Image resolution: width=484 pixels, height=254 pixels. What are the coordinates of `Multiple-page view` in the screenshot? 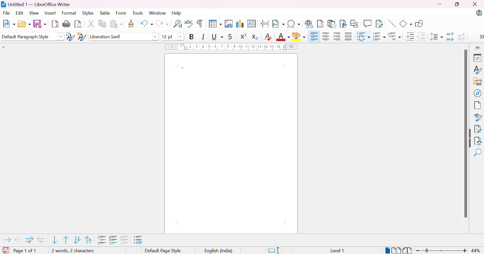 It's located at (396, 251).